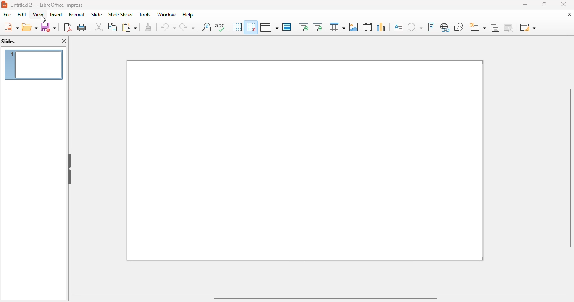  I want to click on table, so click(337, 27).